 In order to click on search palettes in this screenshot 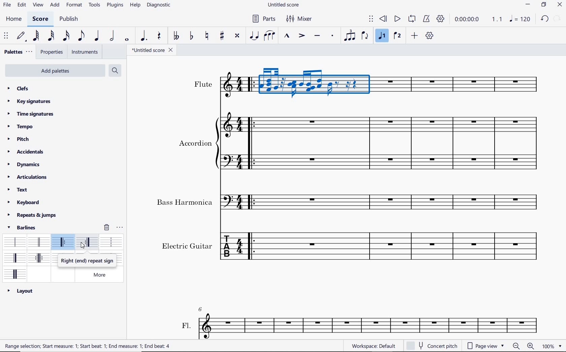, I will do `click(115, 70)`.